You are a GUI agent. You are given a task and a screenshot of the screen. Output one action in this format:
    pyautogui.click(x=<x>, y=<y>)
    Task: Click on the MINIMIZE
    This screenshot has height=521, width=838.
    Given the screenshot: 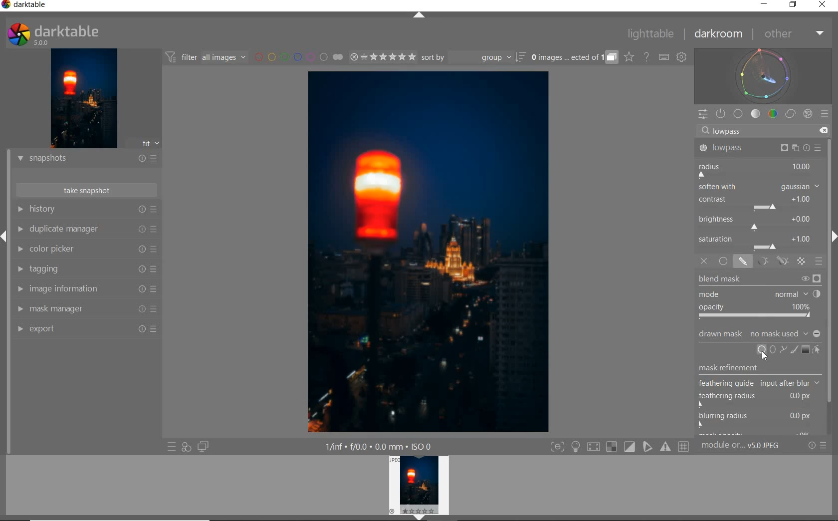 What is the action you would take?
    pyautogui.click(x=763, y=5)
    